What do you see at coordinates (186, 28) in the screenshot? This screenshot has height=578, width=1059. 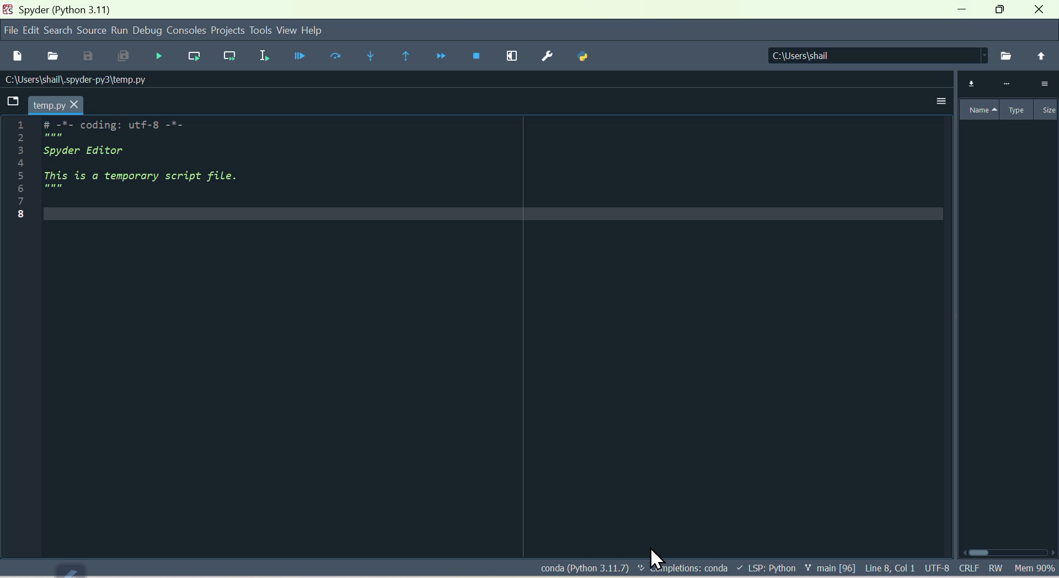 I see `Consoles` at bounding box center [186, 28].